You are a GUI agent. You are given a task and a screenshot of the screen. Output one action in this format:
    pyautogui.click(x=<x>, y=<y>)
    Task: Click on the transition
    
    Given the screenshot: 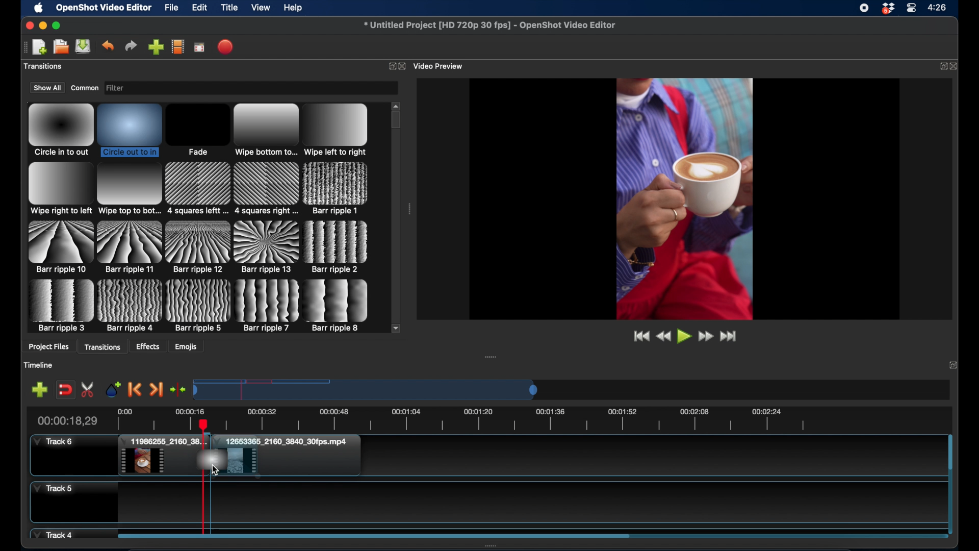 What is the action you would take?
    pyautogui.click(x=198, y=247)
    